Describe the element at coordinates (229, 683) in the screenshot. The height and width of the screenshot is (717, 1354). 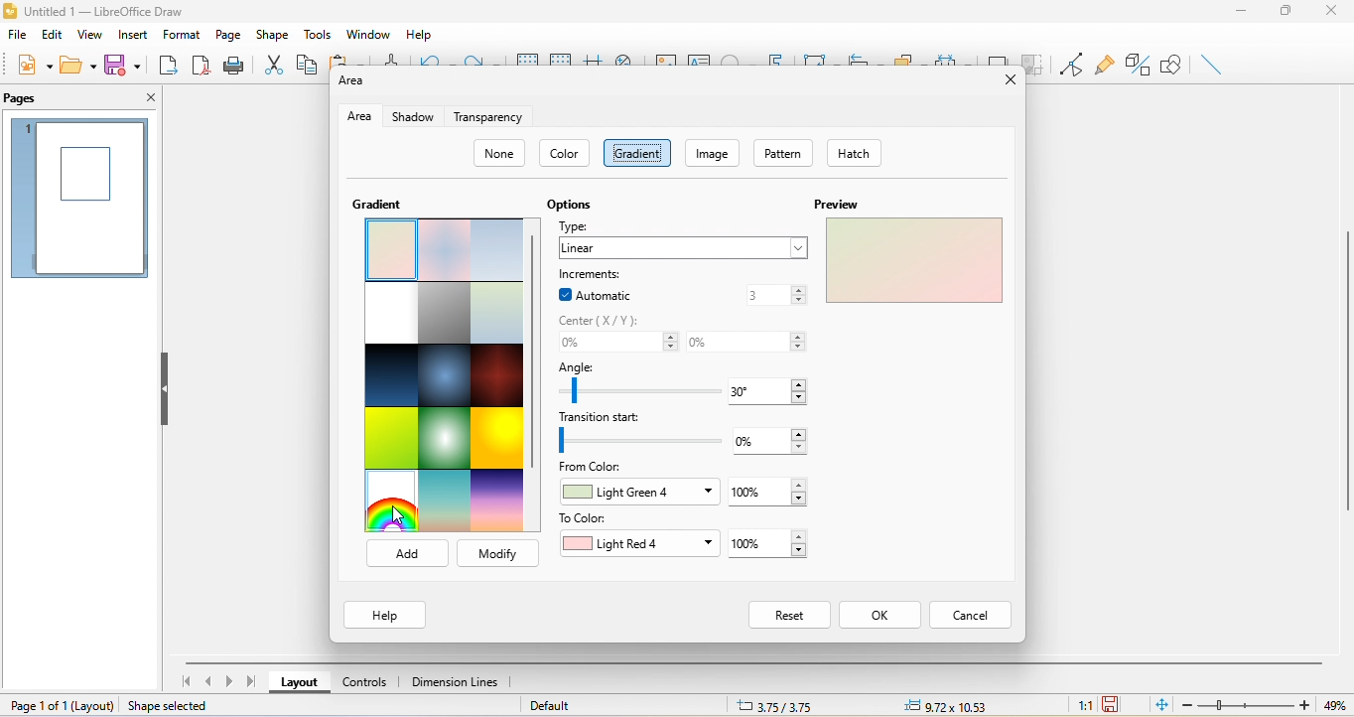
I see `next page` at that location.